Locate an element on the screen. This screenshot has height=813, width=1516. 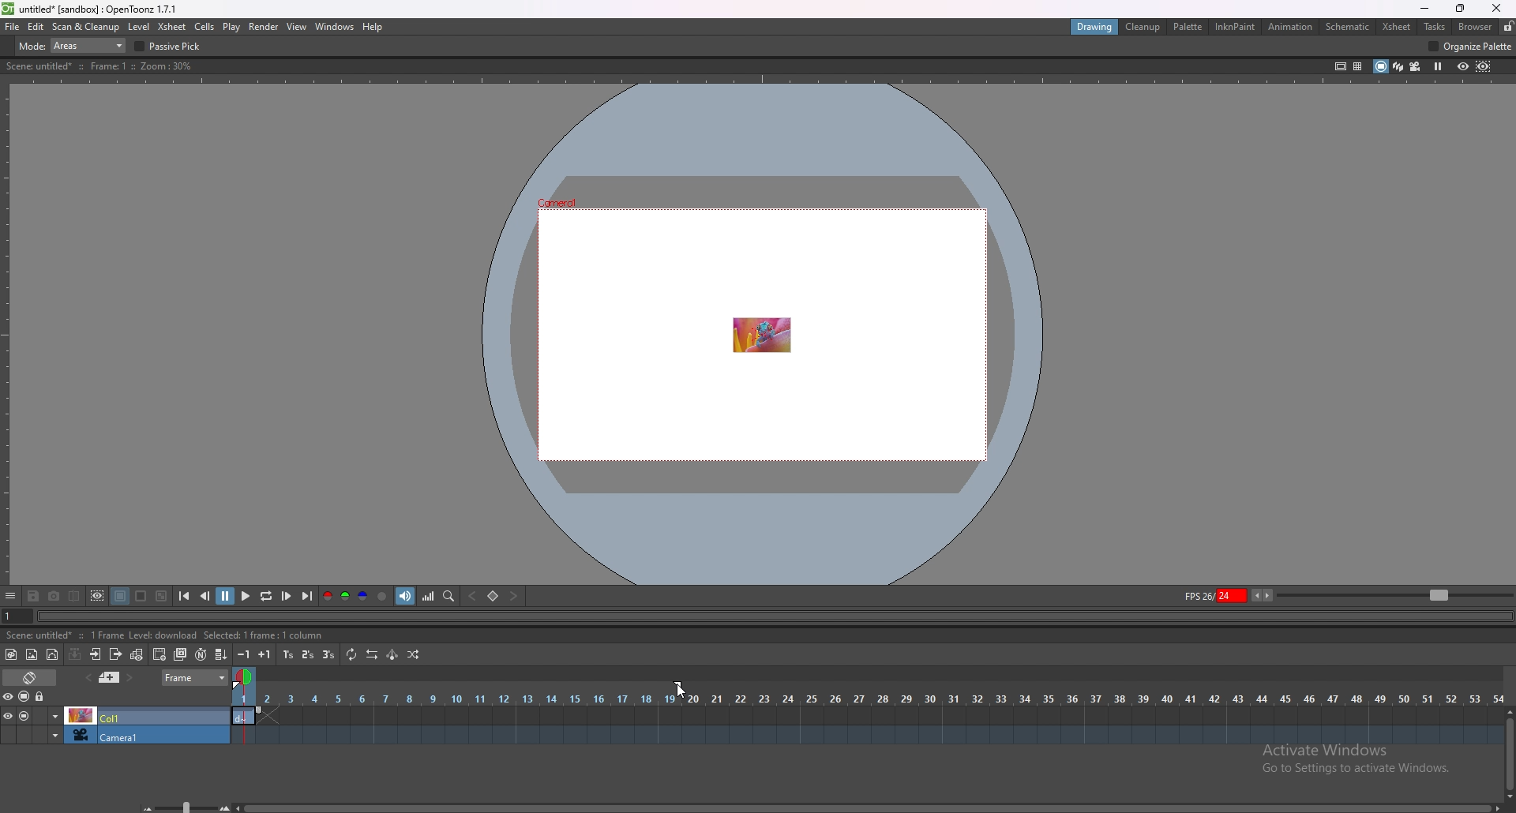
inknpaint is located at coordinates (1235, 26).